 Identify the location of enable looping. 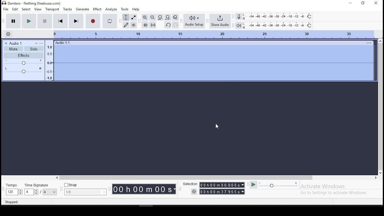
(110, 21).